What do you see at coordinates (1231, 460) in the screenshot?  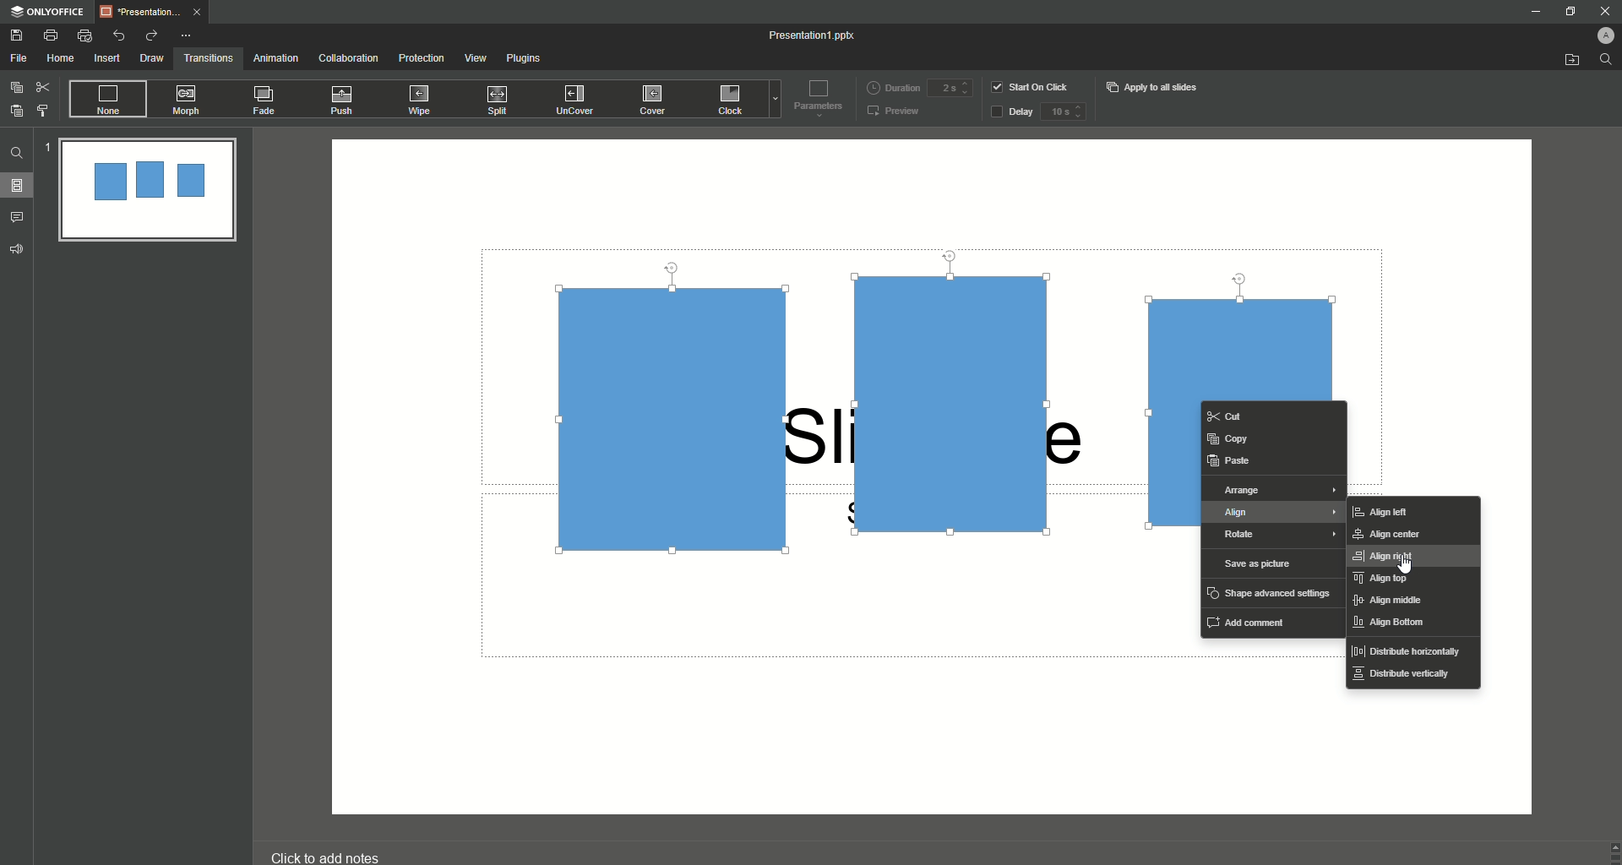 I see `Paste` at bounding box center [1231, 460].